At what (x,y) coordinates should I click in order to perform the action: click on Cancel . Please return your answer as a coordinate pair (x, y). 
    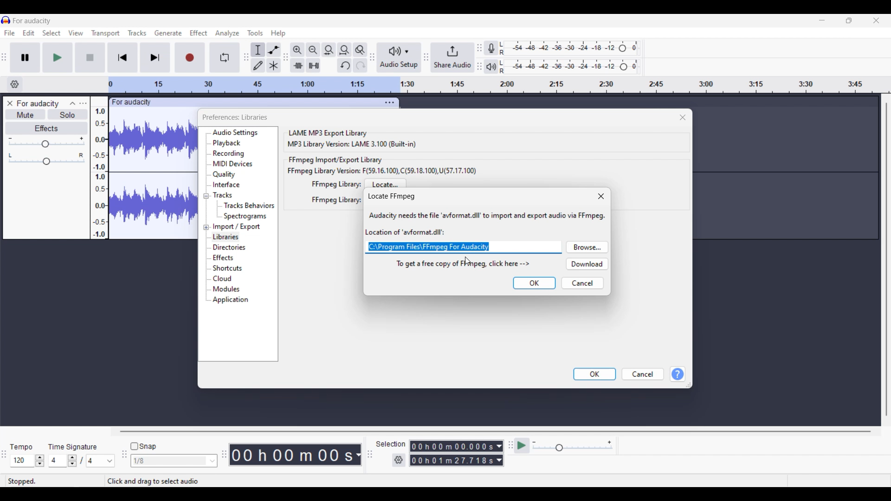
    Looking at the image, I should click on (582, 283).